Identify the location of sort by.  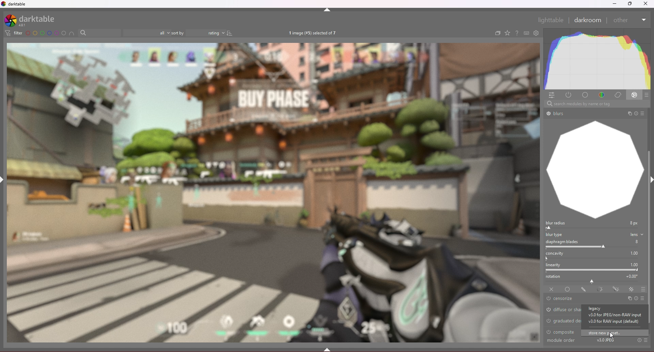
(178, 33).